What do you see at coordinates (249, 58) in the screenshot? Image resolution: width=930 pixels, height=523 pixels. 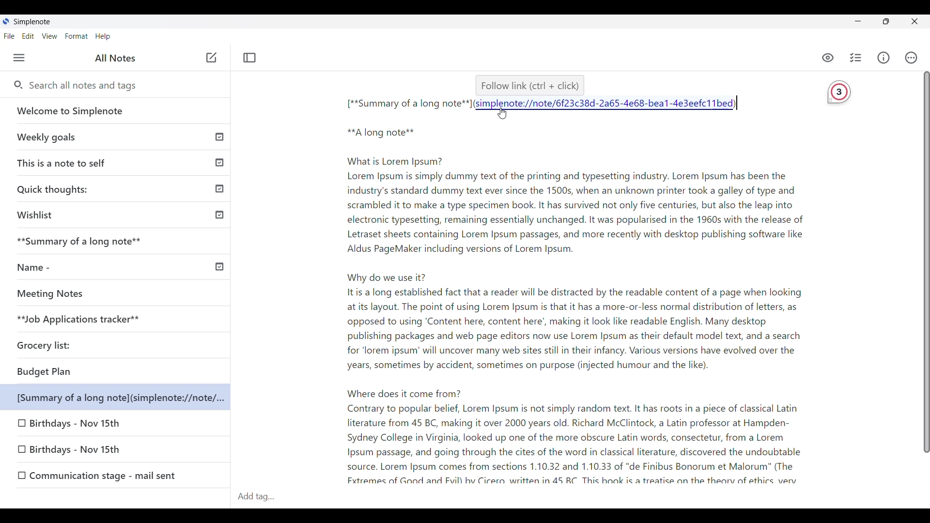 I see `Toggle focus mode` at bounding box center [249, 58].